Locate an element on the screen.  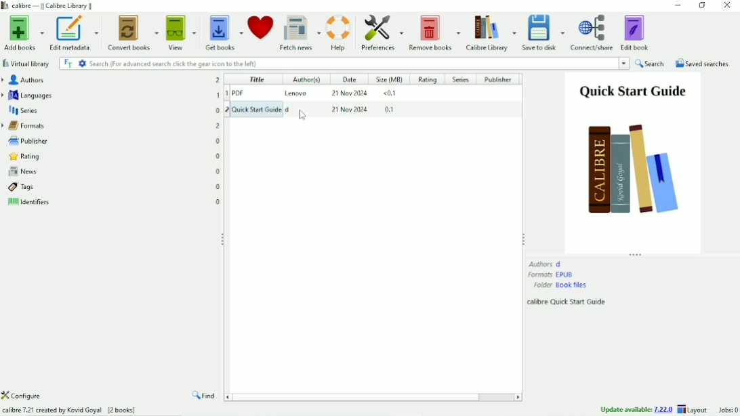
Resize is located at coordinates (523, 238).